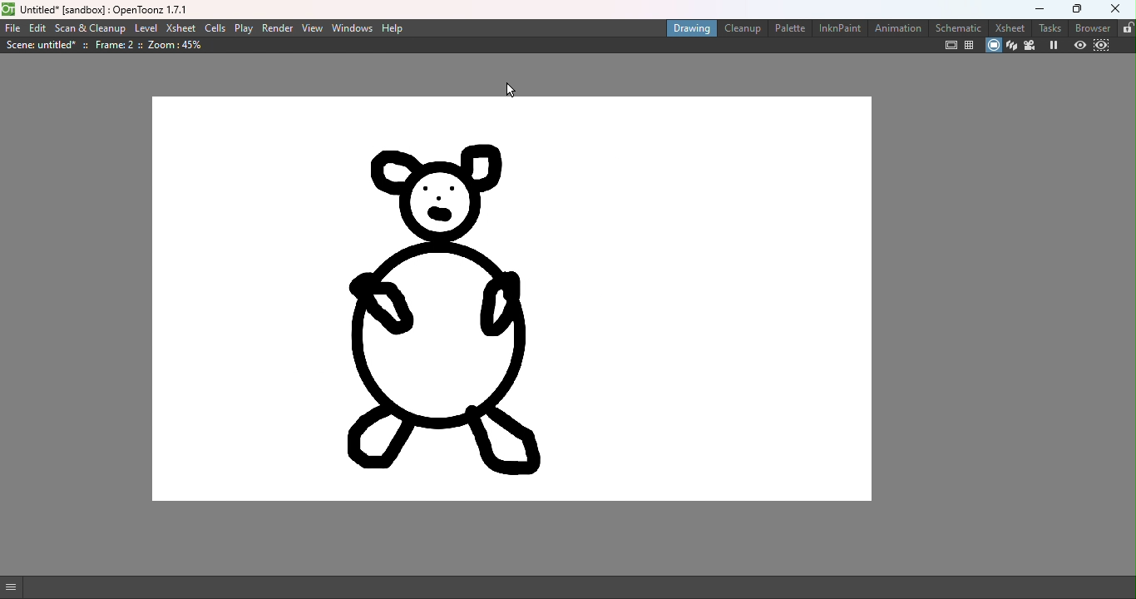  Describe the element at coordinates (896, 29) in the screenshot. I see `Animation` at that location.